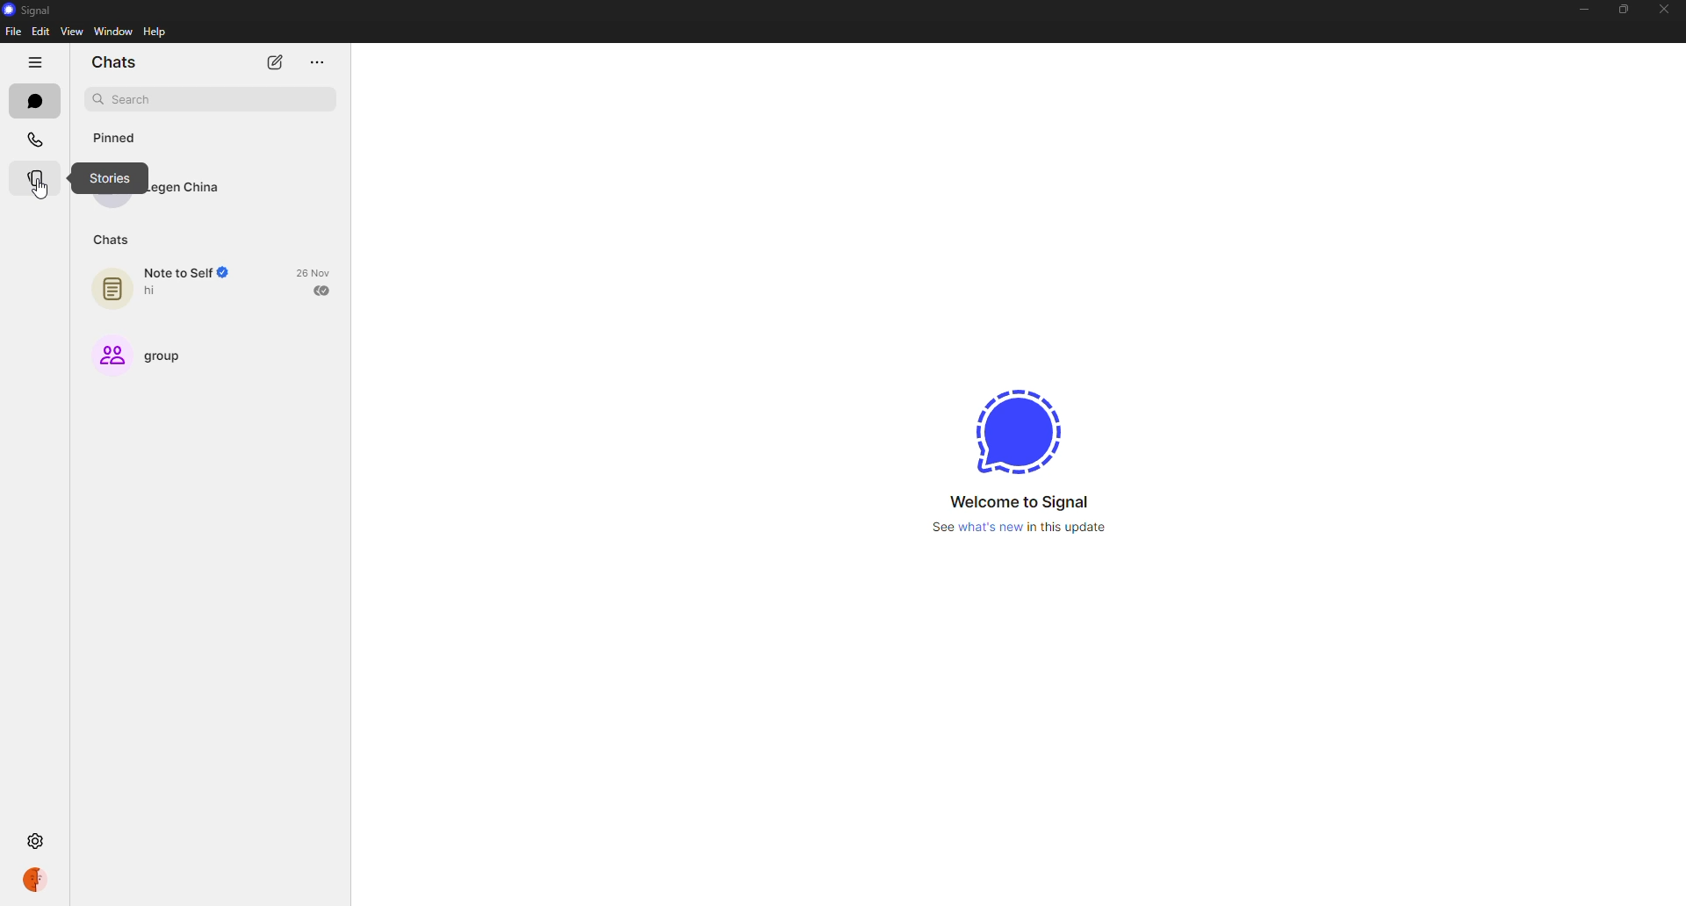 This screenshot has height=906, width=1686. I want to click on settings, so click(37, 841).